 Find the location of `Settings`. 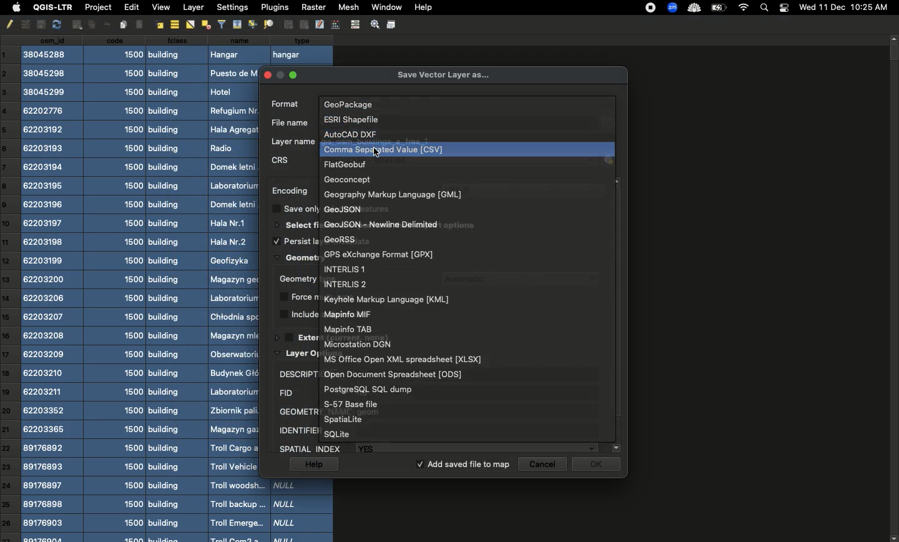

Settings is located at coordinates (373, 24).